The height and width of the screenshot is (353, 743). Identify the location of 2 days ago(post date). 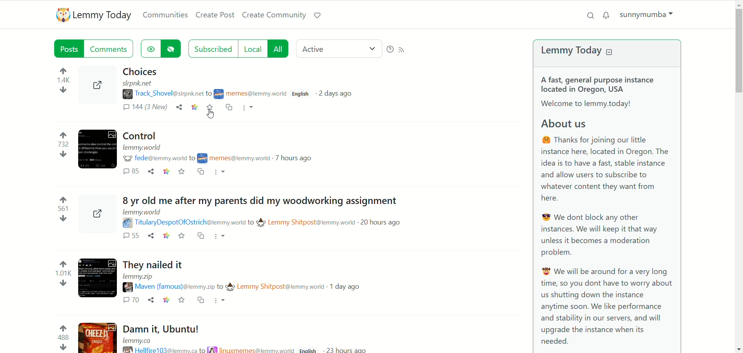
(339, 94).